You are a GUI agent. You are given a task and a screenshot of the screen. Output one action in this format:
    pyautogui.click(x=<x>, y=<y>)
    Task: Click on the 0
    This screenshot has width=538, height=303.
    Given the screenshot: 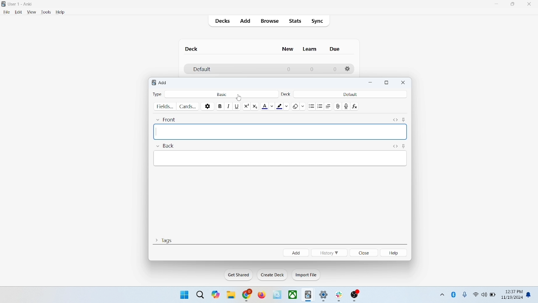 What is the action you would take?
    pyautogui.click(x=311, y=69)
    